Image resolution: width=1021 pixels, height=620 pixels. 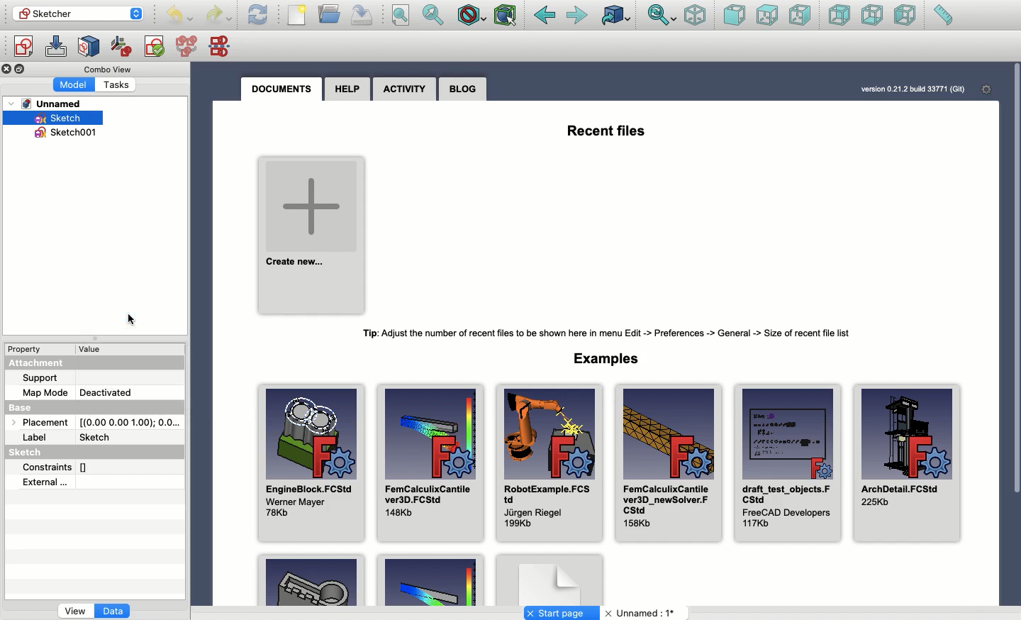 What do you see at coordinates (61, 466) in the screenshot?
I see `Constraints` at bounding box center [61, 466].